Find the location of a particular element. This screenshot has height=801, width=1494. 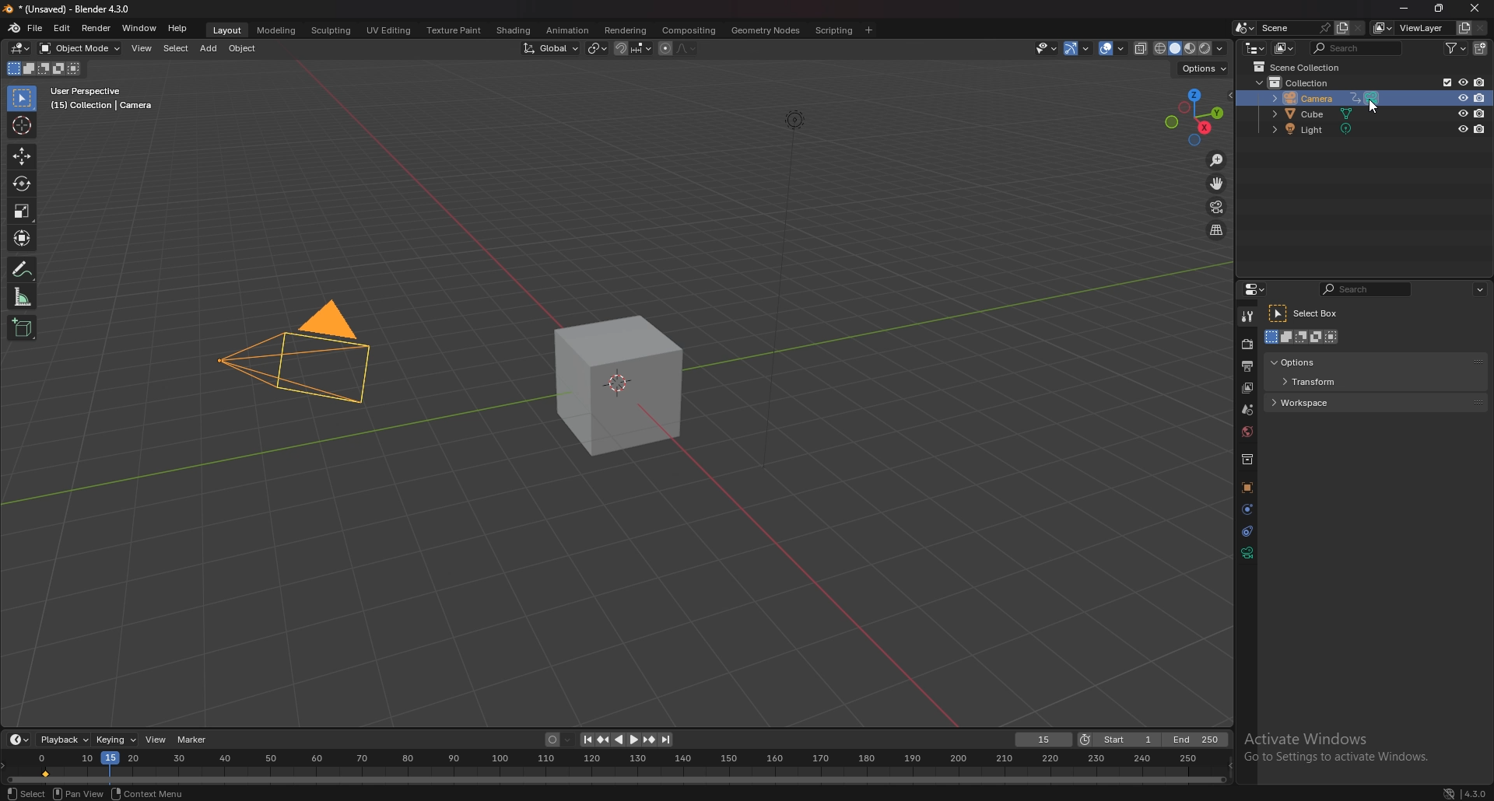

annotate is located at coordinates (23, 268).